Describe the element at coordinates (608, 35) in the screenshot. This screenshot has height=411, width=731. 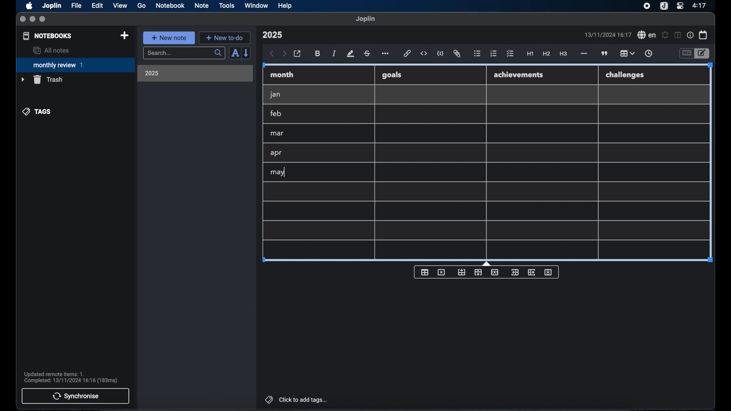
I see `date` at that location.